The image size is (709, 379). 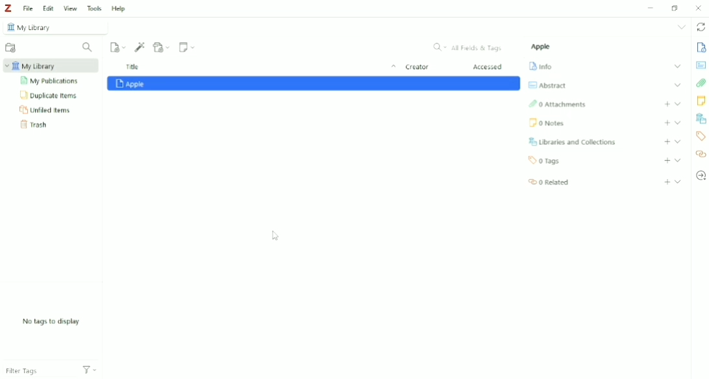 What do you see at coordinates (667, 104) in the screenshot?
I see `Add` at bounding box center [667, 104].